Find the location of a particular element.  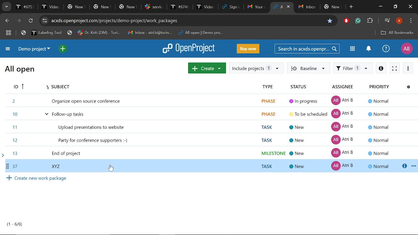

Buy now is located at coordinates (248, 48).